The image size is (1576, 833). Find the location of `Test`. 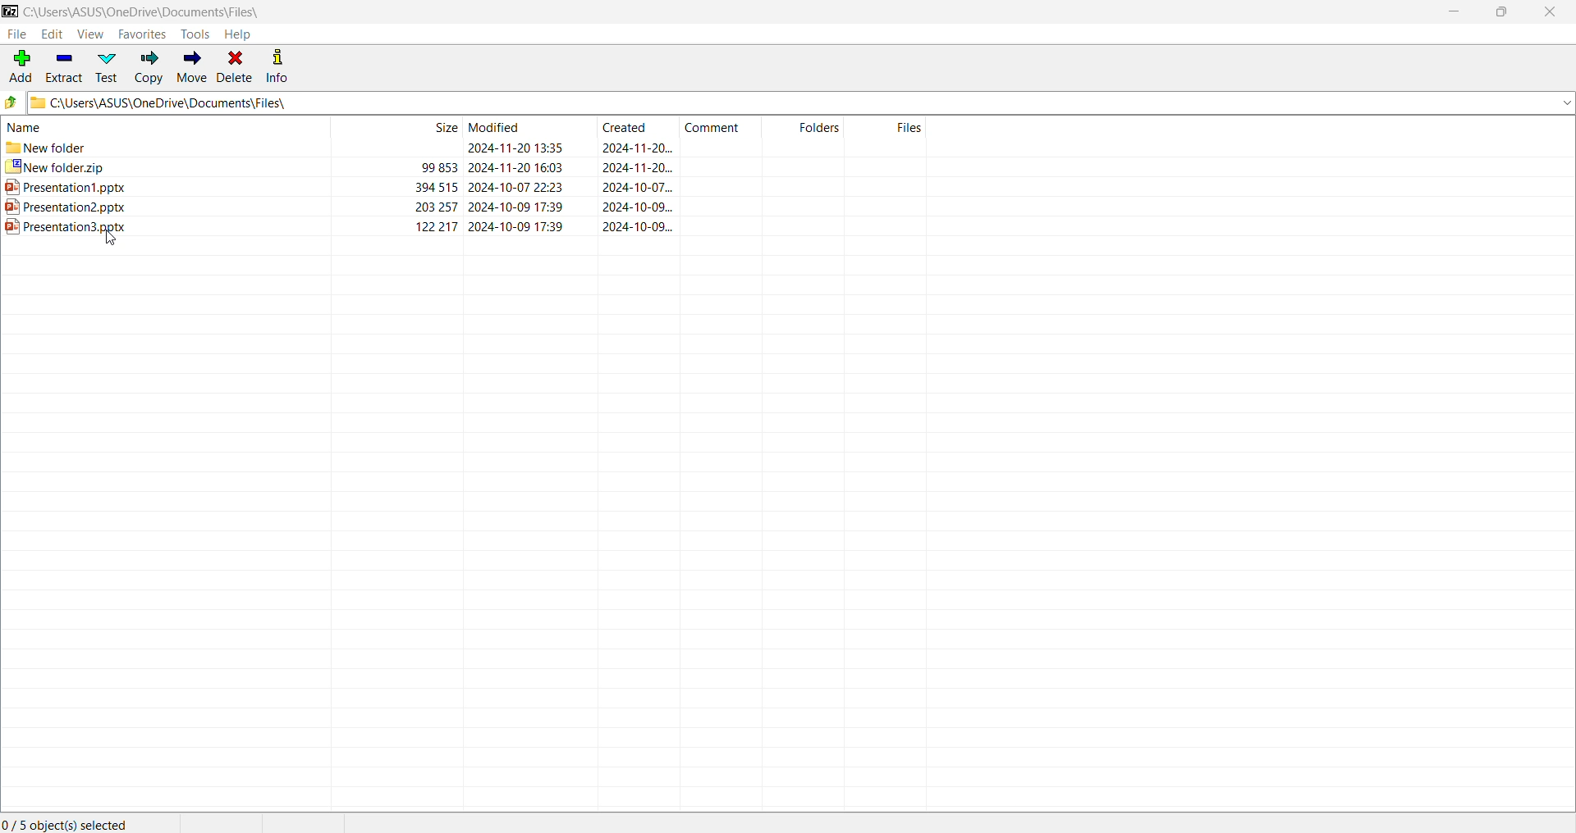

Test is located at coordinates (110, 66).